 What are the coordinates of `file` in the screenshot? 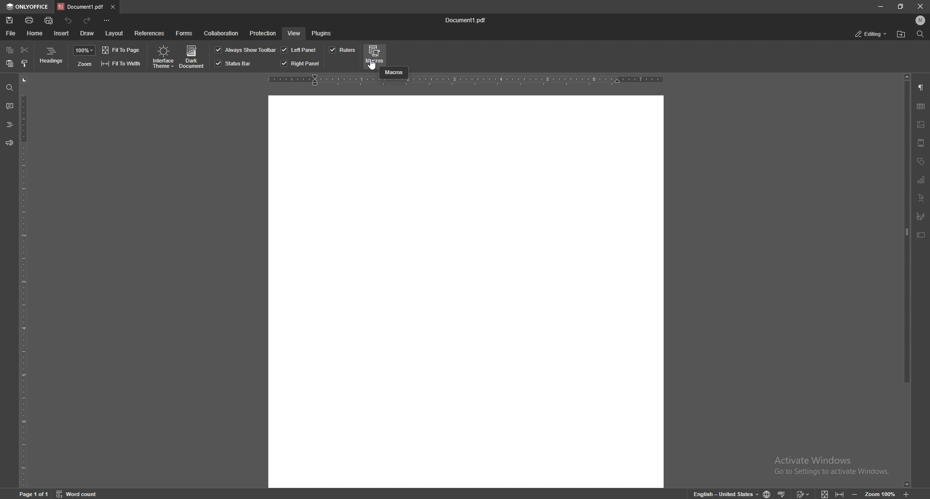 It's located at (11, 33).